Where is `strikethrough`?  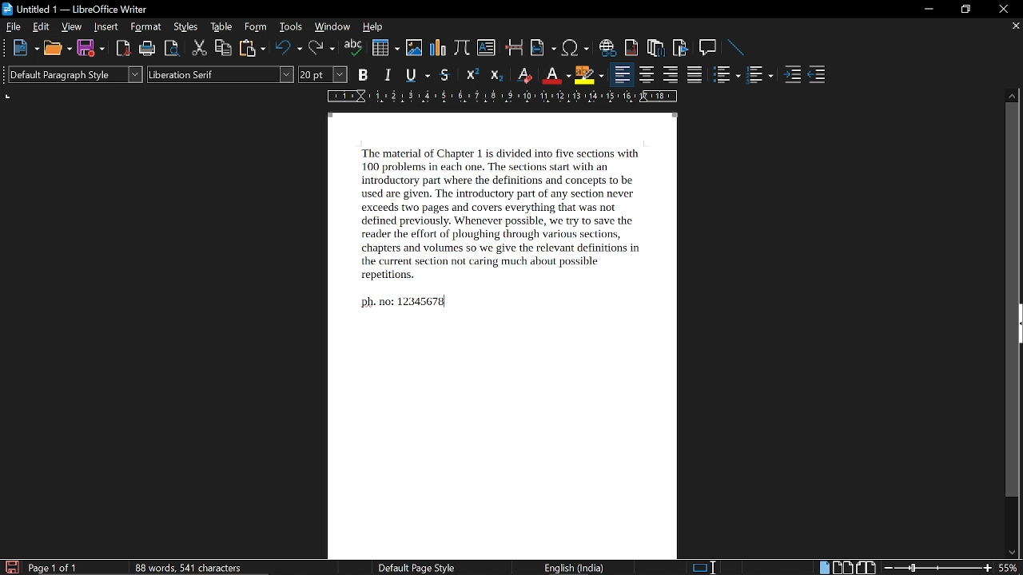 strikethrough is located at coordinates (444, 75).